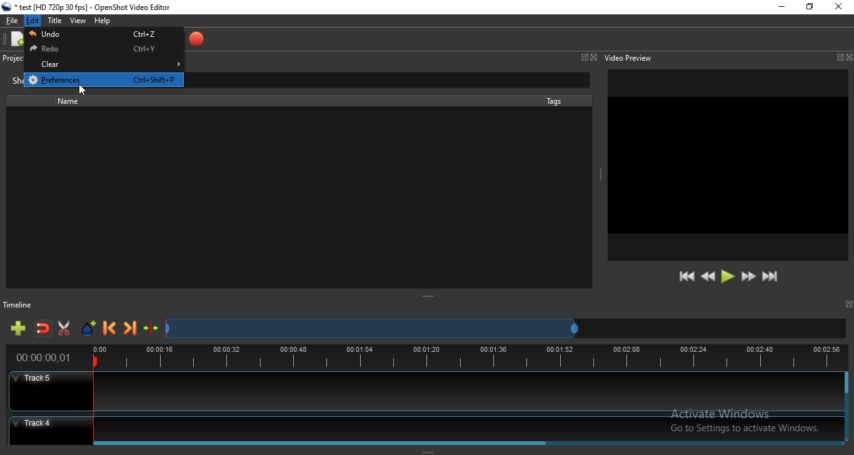 The image size is (854, 455). What do you see at coordinates (846, 397) in the screenshot?
I see `vertical scroll bar` at bounding box center [846, 397].